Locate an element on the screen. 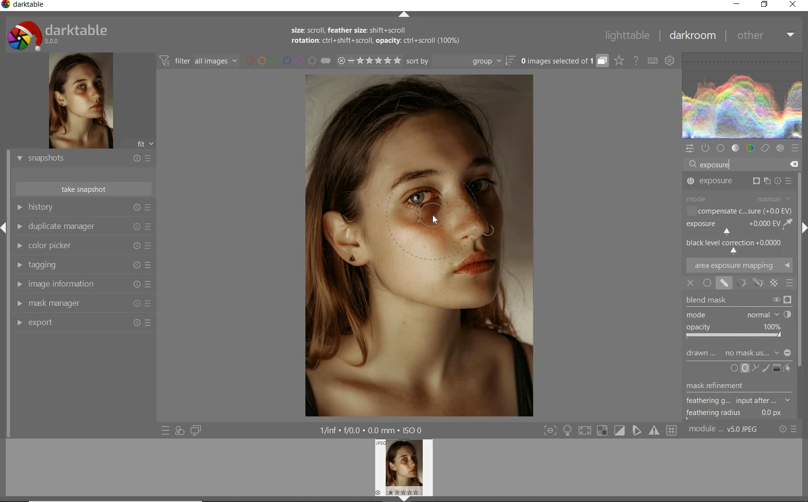 This screenshot has width=808, height=502. scrollbar is located at coordinates (799, 262).